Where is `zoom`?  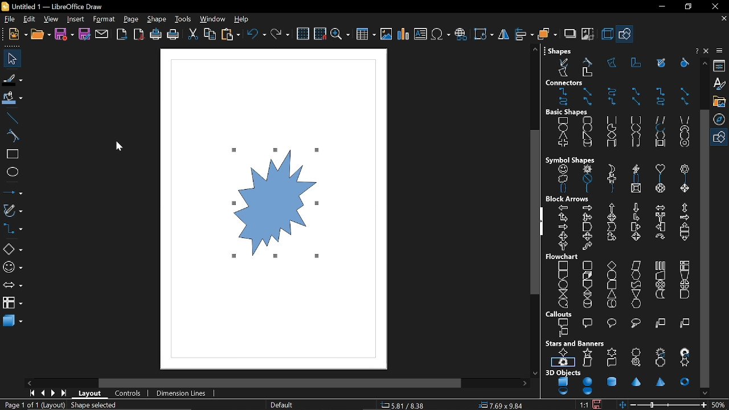
zoom is located at coordinates (340, 35).